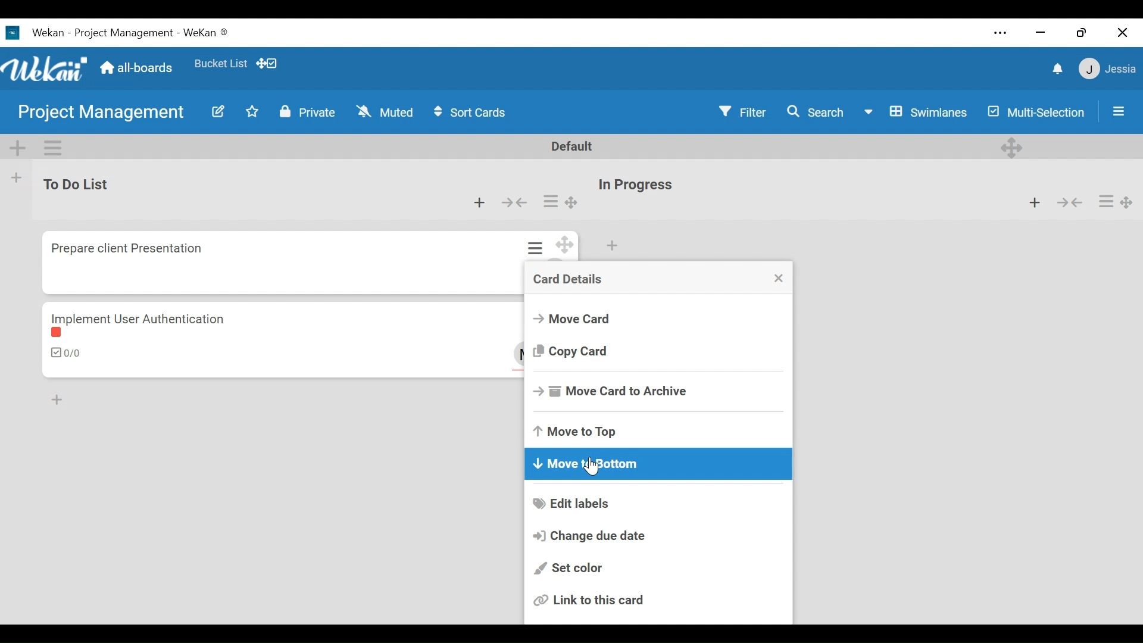 This screenshot has height=643, width=1143. I want to click on card actions, so click(1107, 202).